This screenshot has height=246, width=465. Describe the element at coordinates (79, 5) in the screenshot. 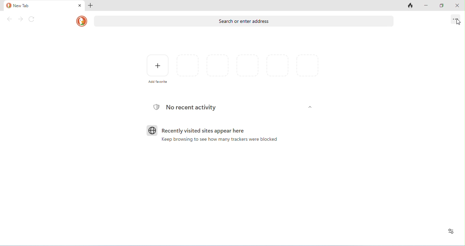

I see `close` at that location.